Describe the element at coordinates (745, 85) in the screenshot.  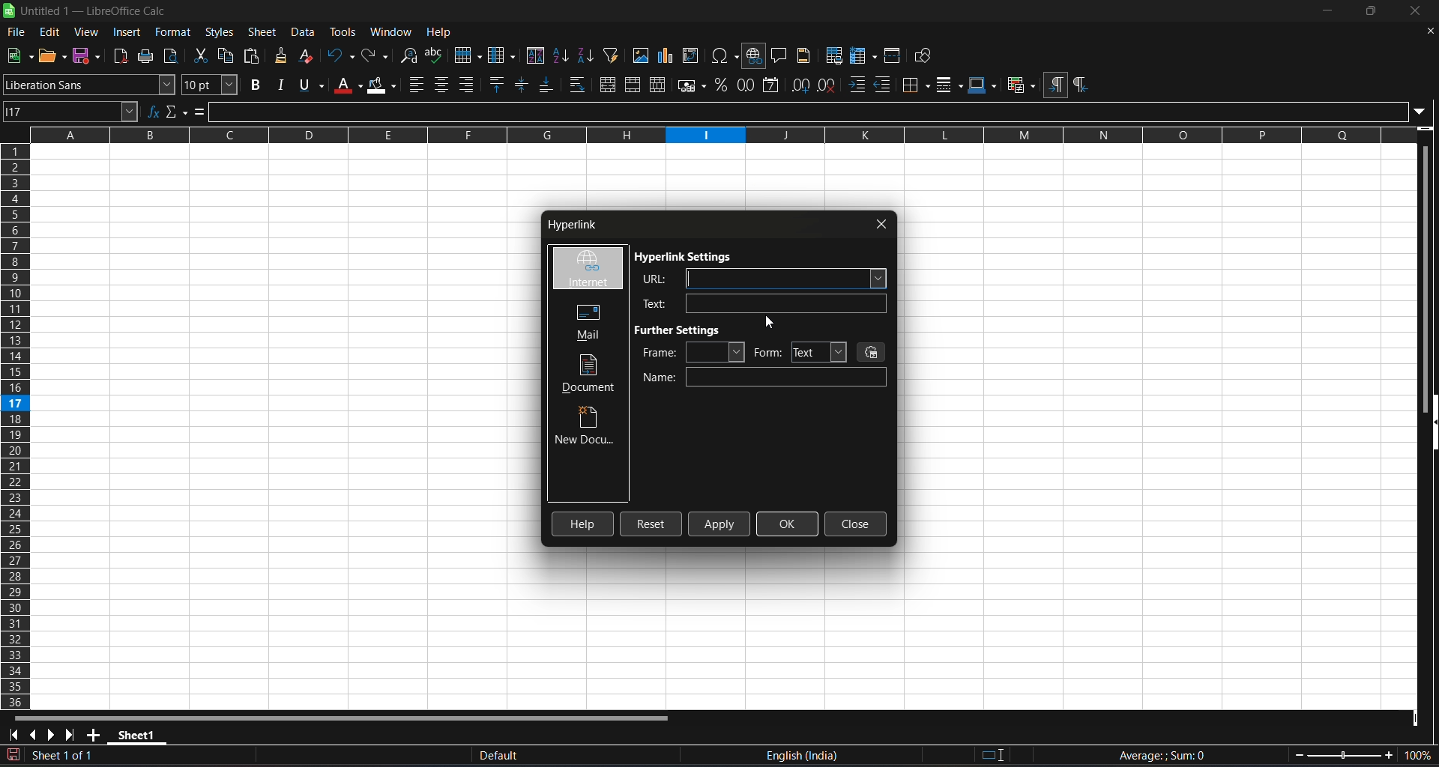
I see `format as number` at that location.